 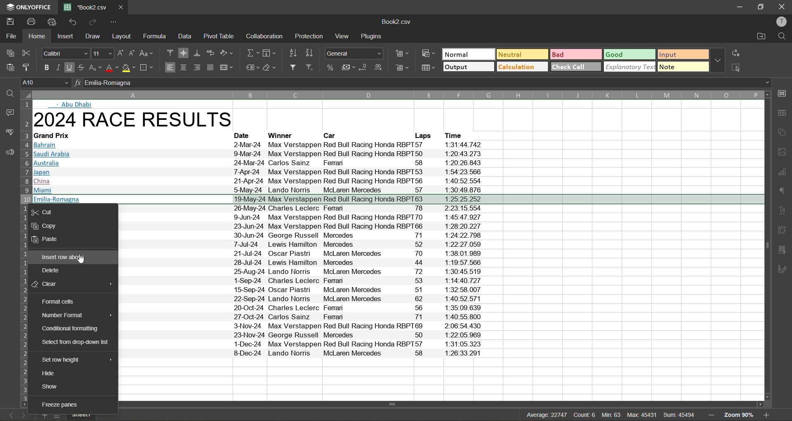 I want to click on Brazil 33-Nov-24 Max Verstappen Red Bull Racing Honda RBPT69 2:06:54 430, so click(x=302, y=326).